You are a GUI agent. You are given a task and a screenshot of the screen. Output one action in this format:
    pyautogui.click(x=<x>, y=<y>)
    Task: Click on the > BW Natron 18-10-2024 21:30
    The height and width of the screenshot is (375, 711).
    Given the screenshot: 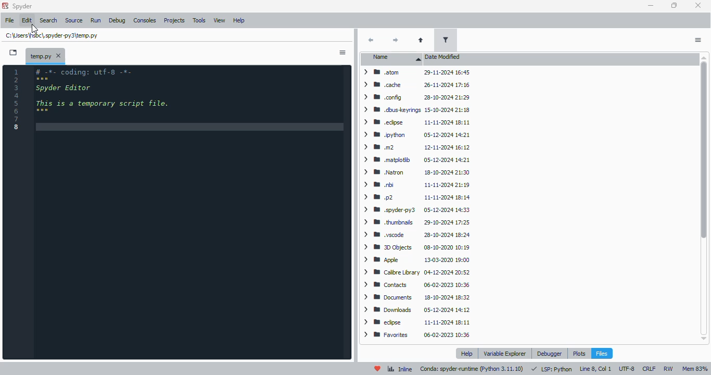 What is the action you would take?
    pyautogui.click(x=415, y=172)
    